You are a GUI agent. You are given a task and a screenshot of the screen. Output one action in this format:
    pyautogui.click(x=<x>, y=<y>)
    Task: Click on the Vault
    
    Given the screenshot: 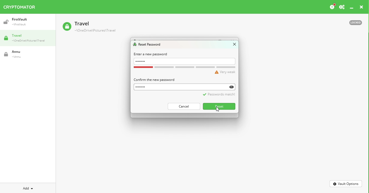 What is the action you would take?
    pyautogui.click(x=89, y=27)
    